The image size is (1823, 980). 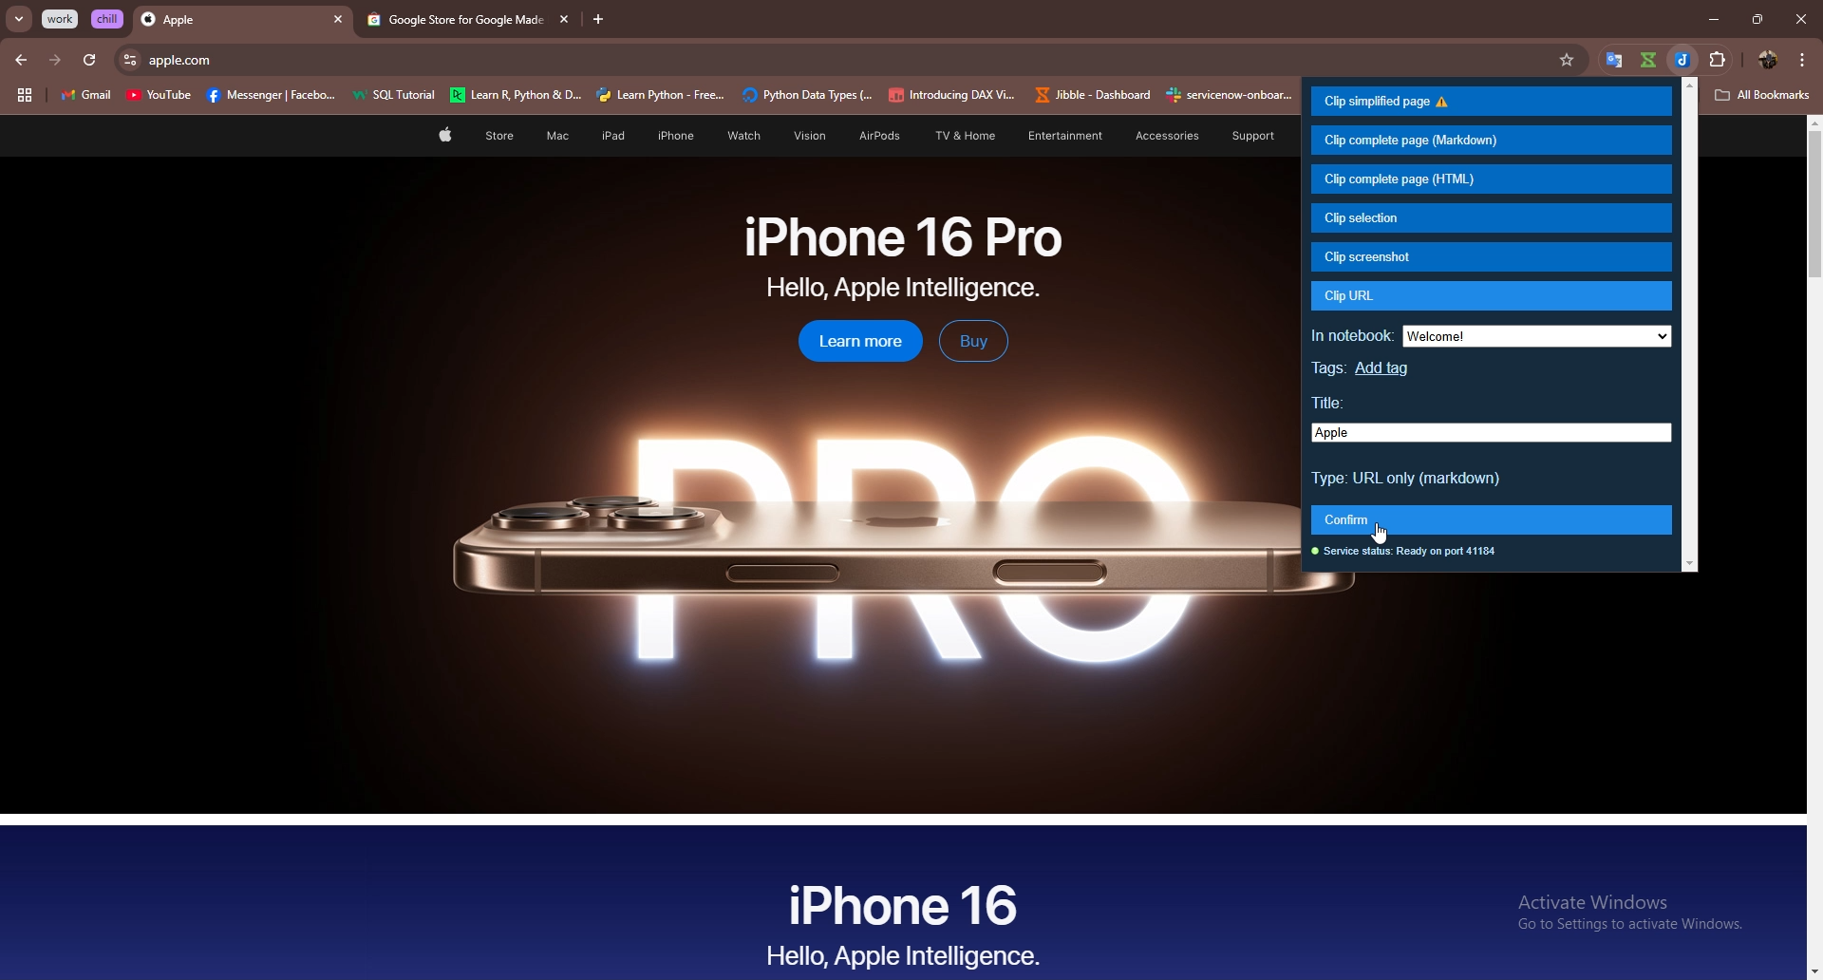 What do you see at coordinates (1726, 56) in the screenshot?
I see `extension` at bounding box center [1726, 56].